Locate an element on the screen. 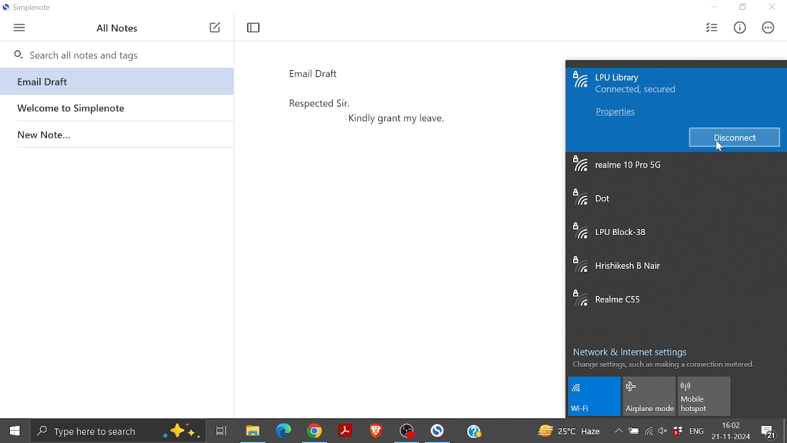 This screenshot has width=787, height=443. Network and internet settings is located at coordinates (636, 349).